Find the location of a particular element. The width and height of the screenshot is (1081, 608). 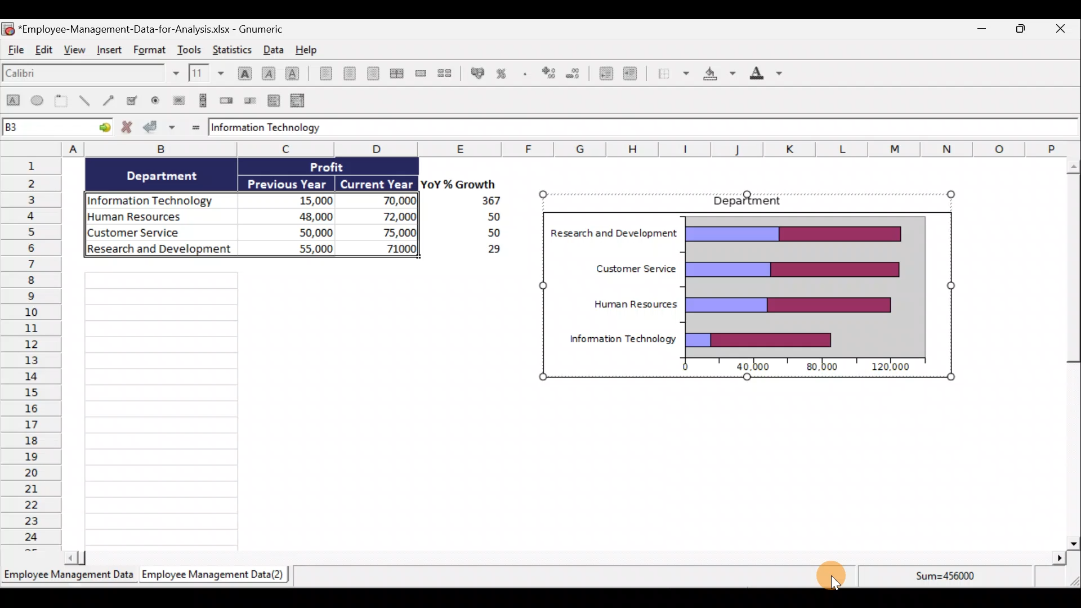

Information Technology is located at coordinates (155, 198).